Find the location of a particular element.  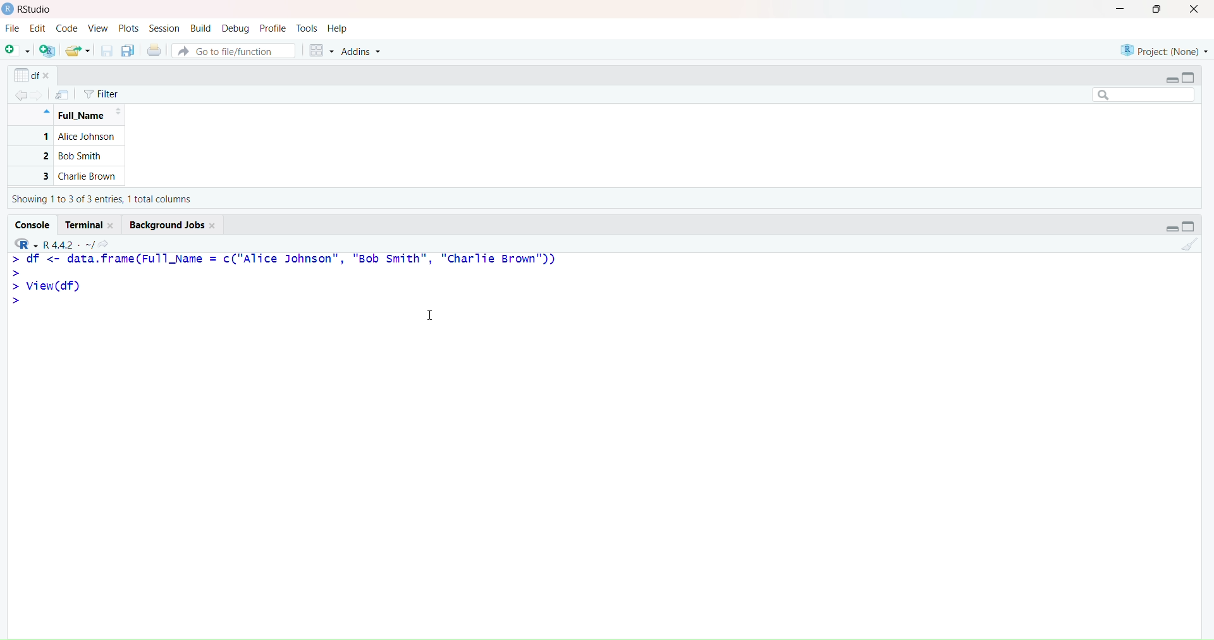

Maximize is located at coordinates (1193, 226).